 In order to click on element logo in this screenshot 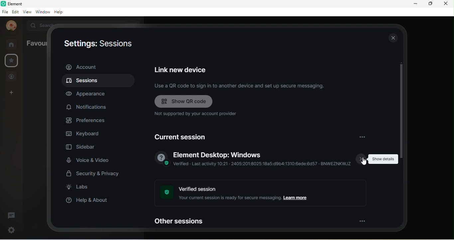, I will do `click(3, 4)`.